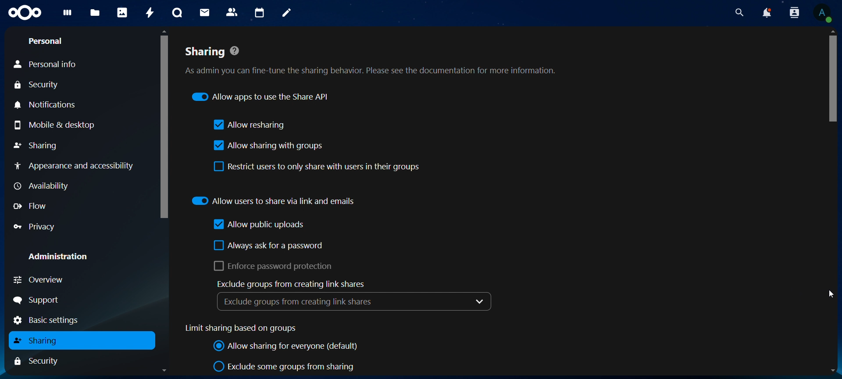 The image size is (842, 379). I want to click on Scrollbar, so click(833, 202).